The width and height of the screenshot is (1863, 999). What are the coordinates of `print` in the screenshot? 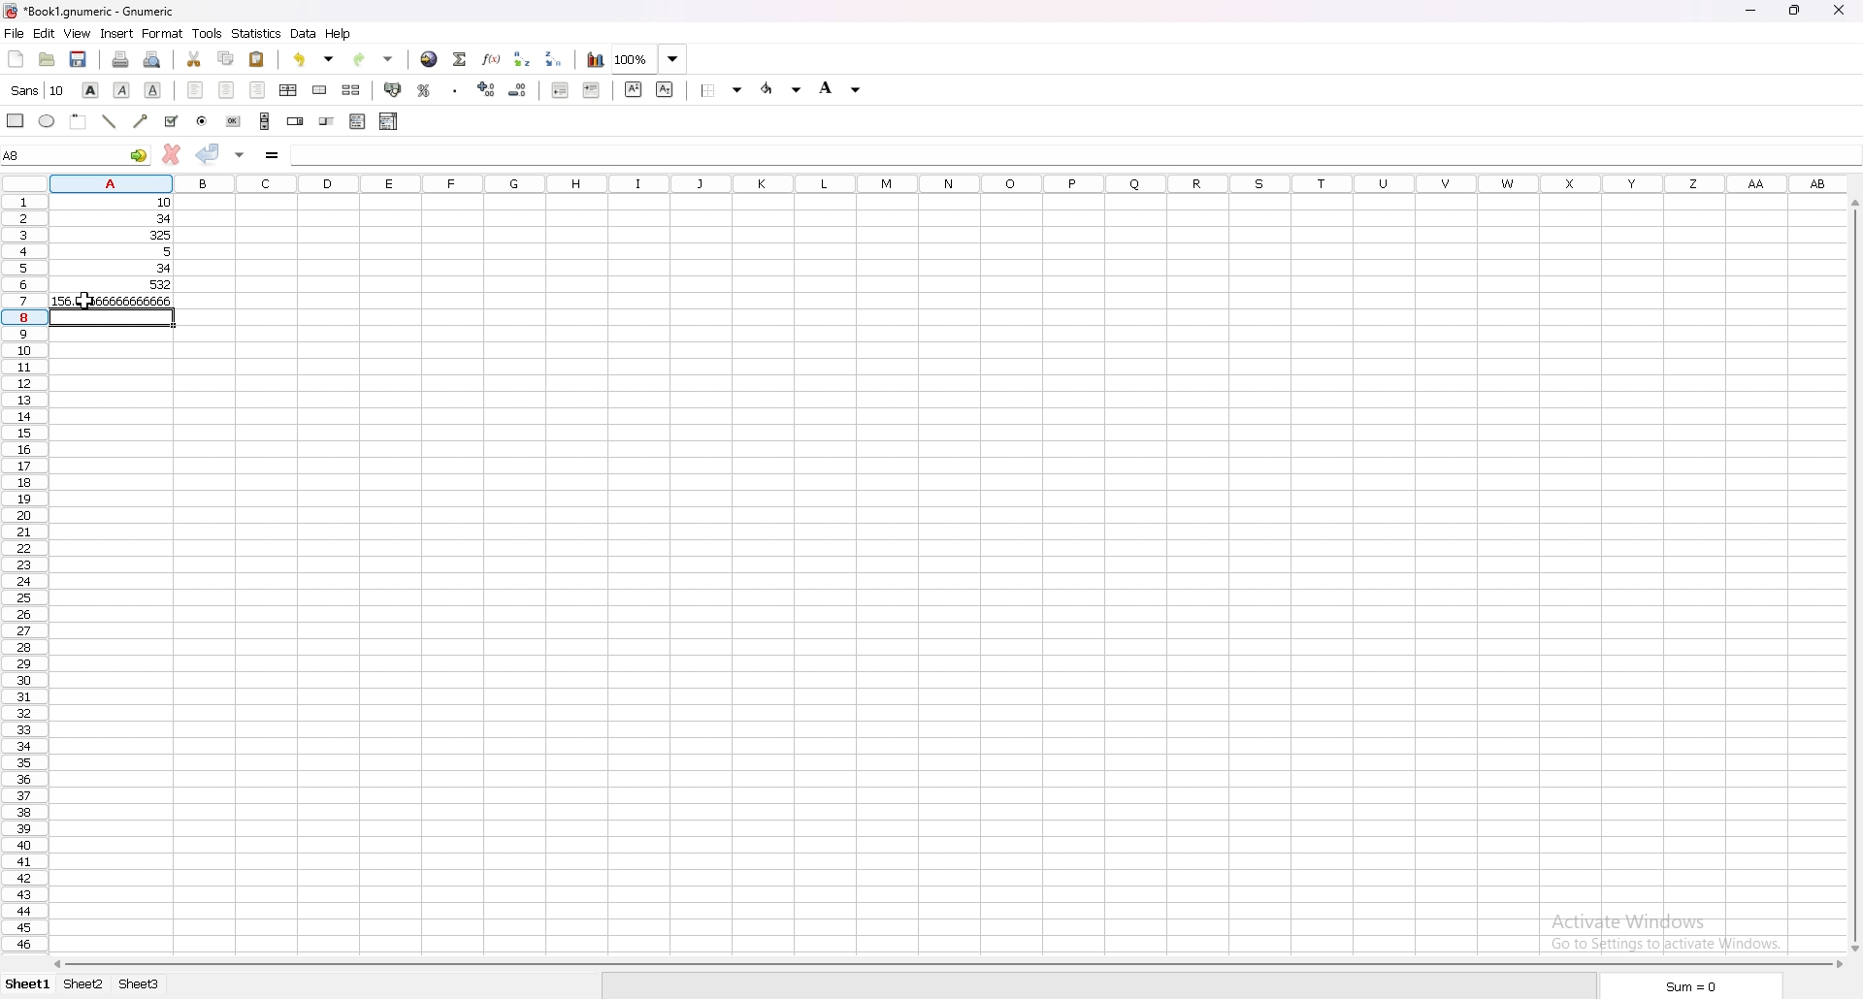 It's located at (121, 58).